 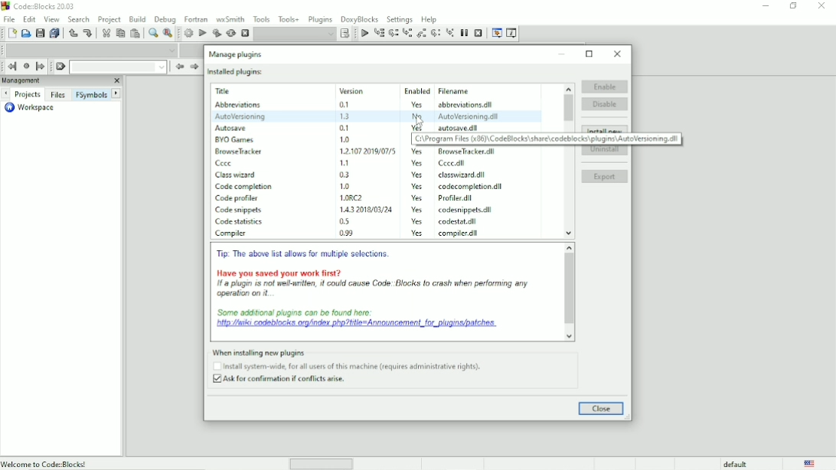 What do you see at coordinates (459, 199) in the screenshot?
I see `file` at bounding box center [459, 199].